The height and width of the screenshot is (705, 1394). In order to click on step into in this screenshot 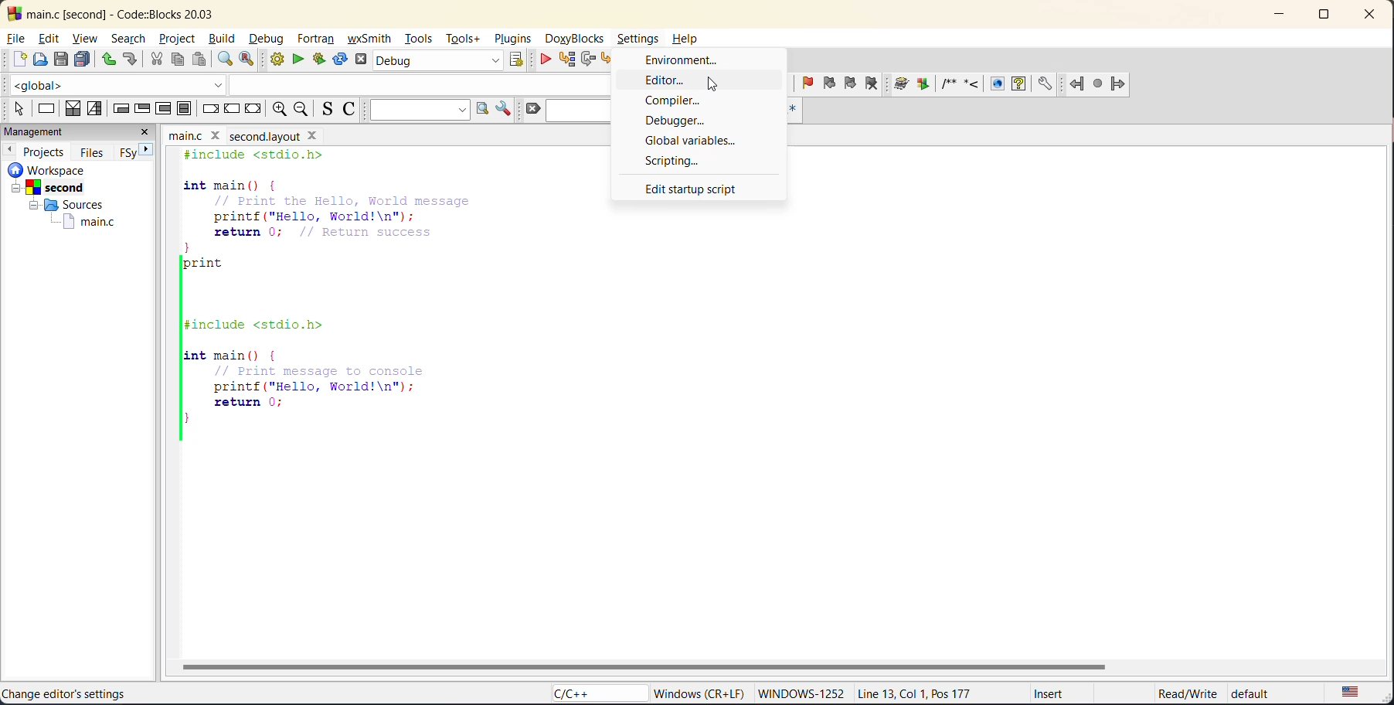, I will do `click(607, 60)`.